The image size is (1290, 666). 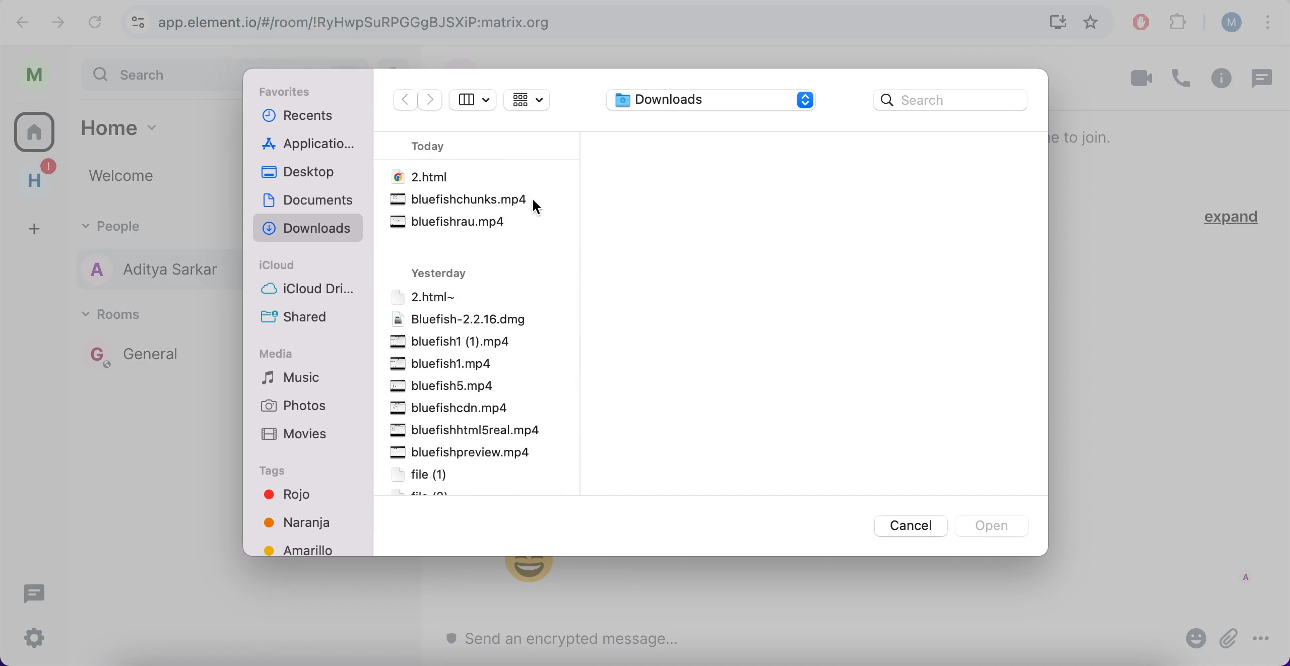 I want to click on desktop, so click(x=313, y=173).